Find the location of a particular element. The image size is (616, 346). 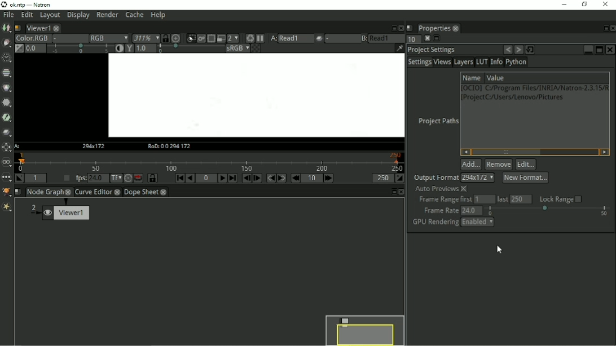

Gain is located at coordinates (36, 48).